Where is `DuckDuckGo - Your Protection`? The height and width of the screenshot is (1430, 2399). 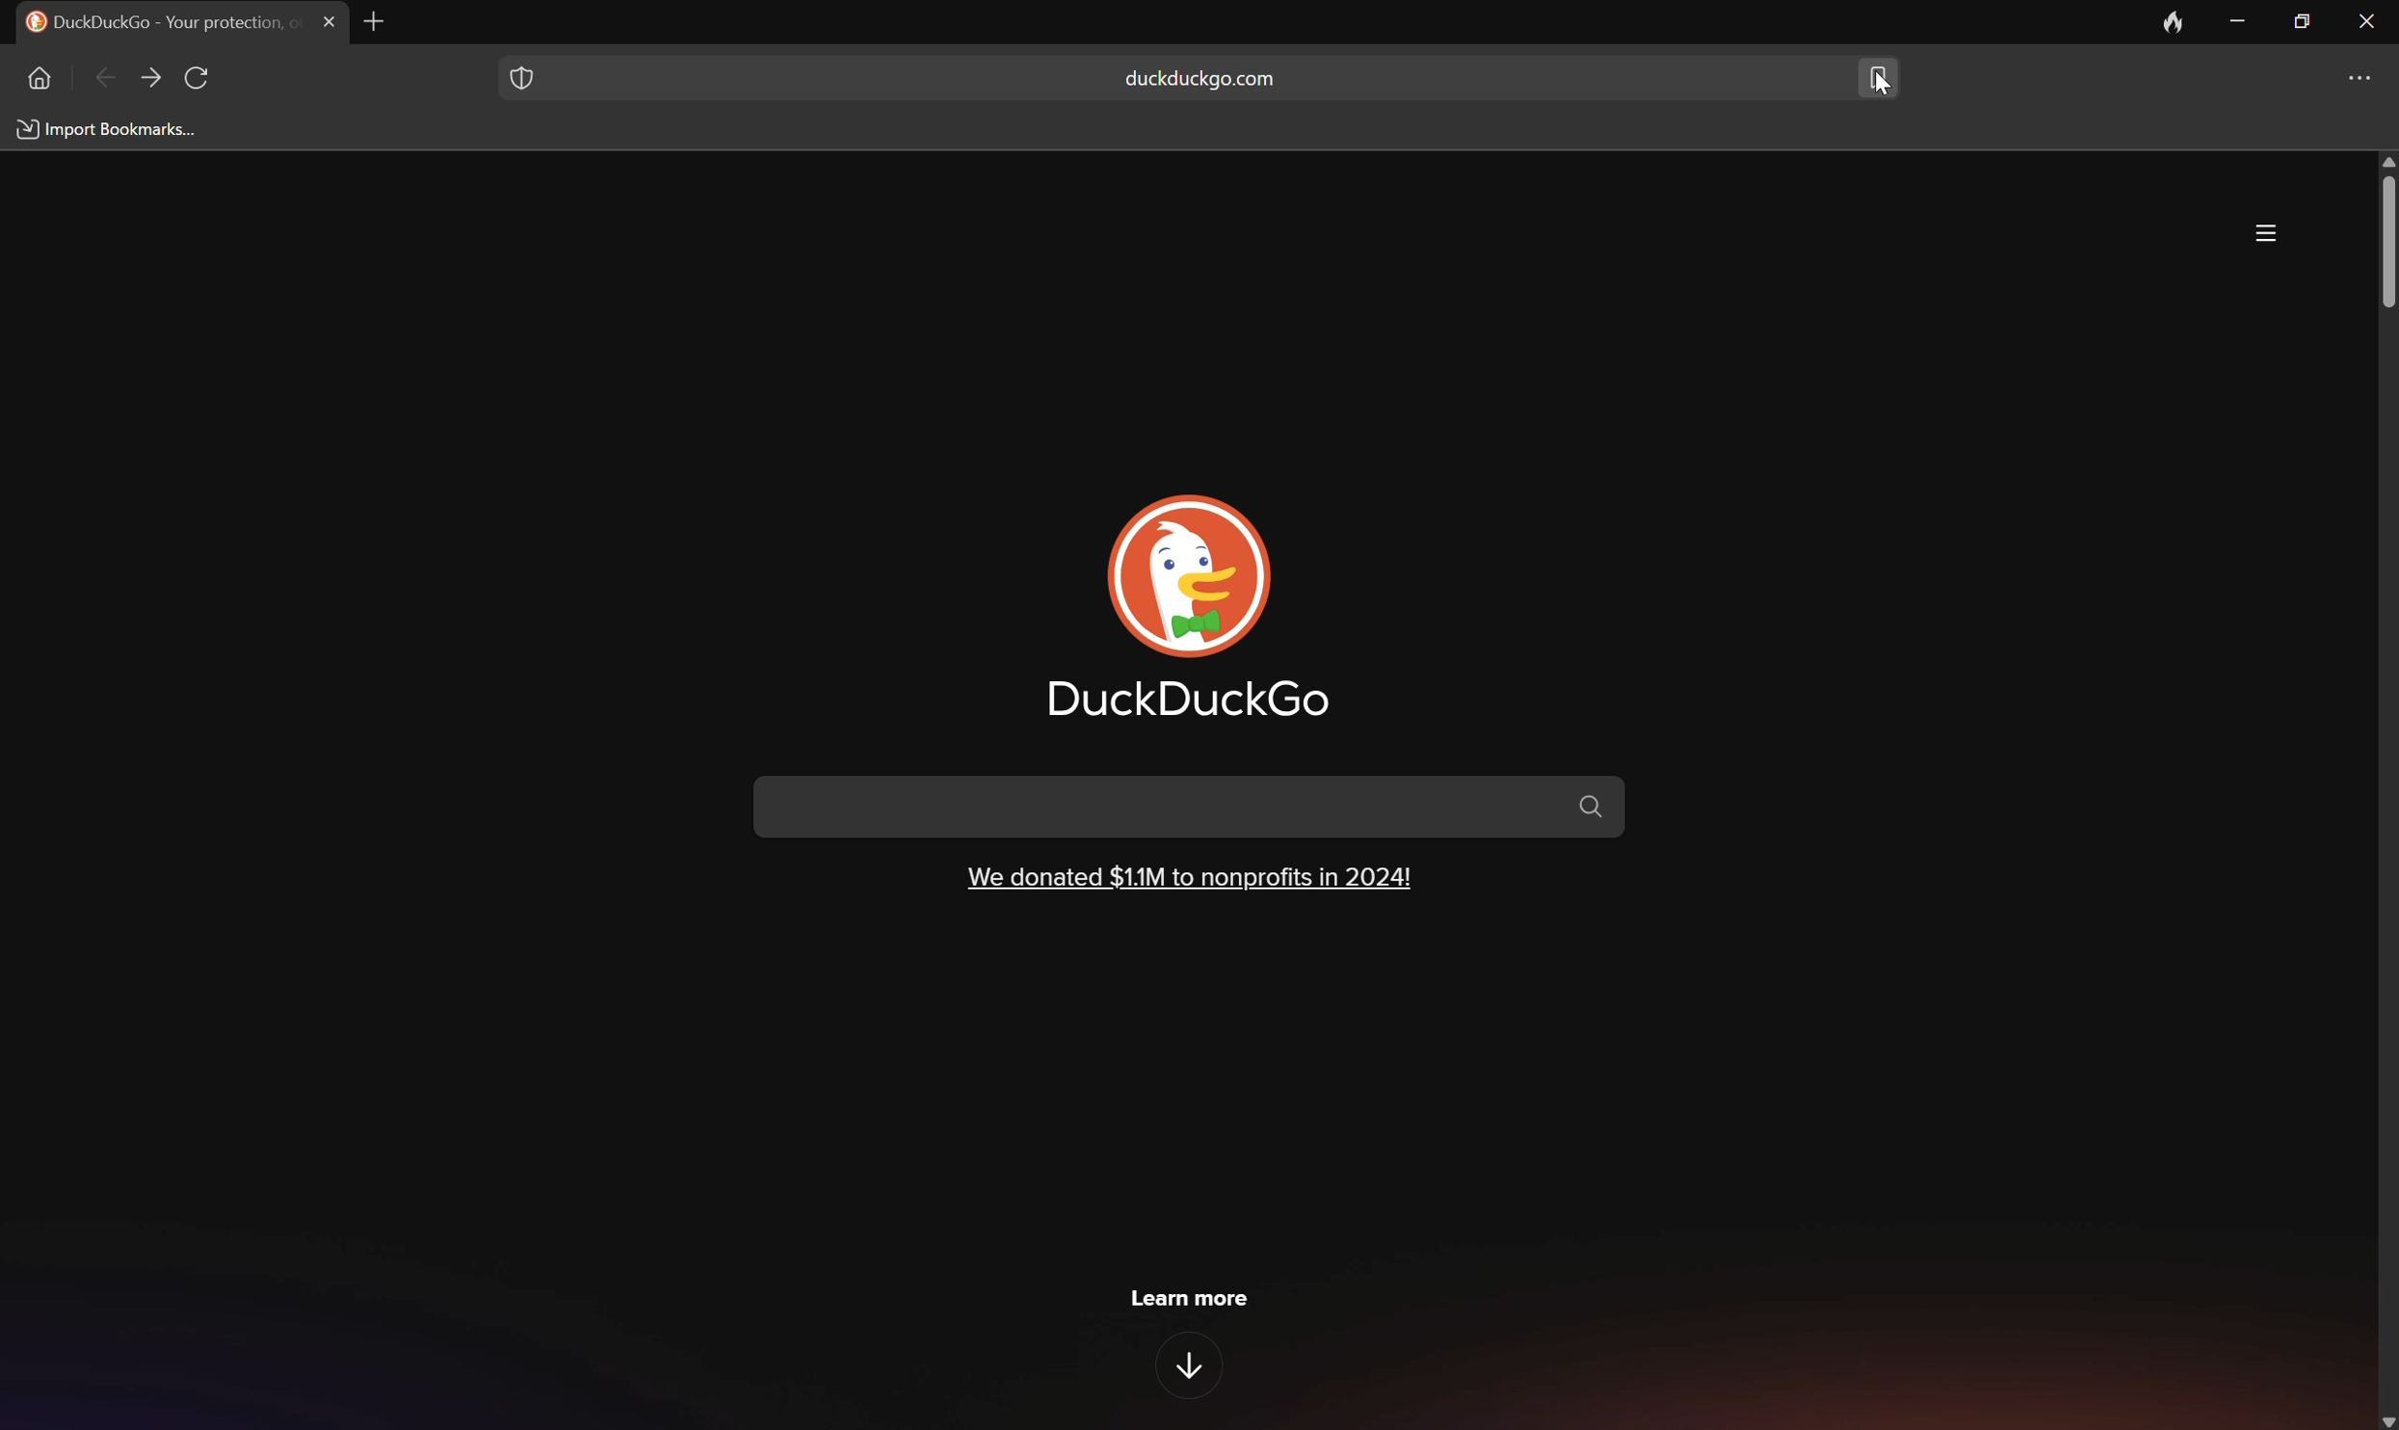
DuckDuckGo - Your Protection is located at coordinates (158, 20).